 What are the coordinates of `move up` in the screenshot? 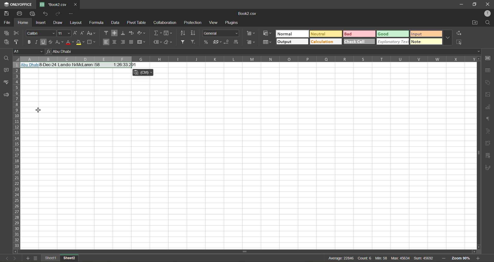 It's located at (478, 59).